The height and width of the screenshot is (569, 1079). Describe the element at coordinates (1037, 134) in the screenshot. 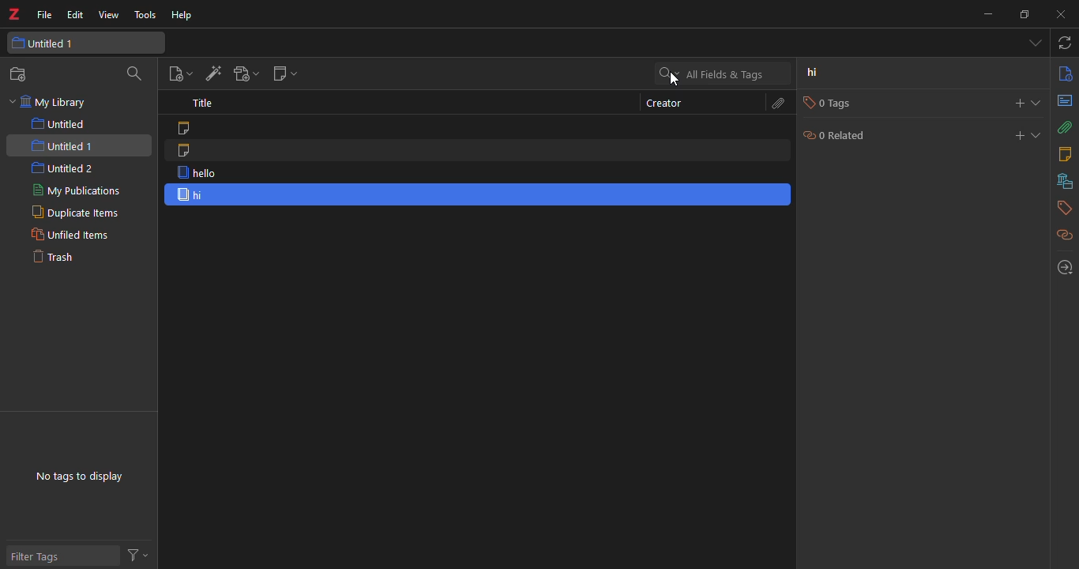

I see `expand` at that location.